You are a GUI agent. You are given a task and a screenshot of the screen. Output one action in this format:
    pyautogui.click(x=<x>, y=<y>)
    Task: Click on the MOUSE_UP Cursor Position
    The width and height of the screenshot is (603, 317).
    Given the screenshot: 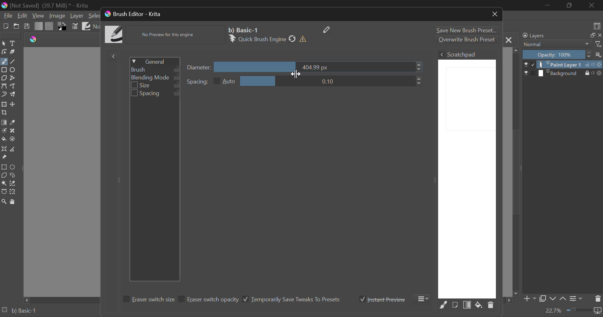 What is the action you would take?
    pyautogui.click(x=296, y=66)
    